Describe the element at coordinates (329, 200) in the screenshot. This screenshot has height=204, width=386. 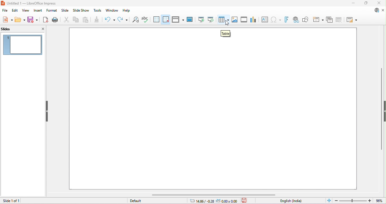
I see `fit slide to current window` at that location.